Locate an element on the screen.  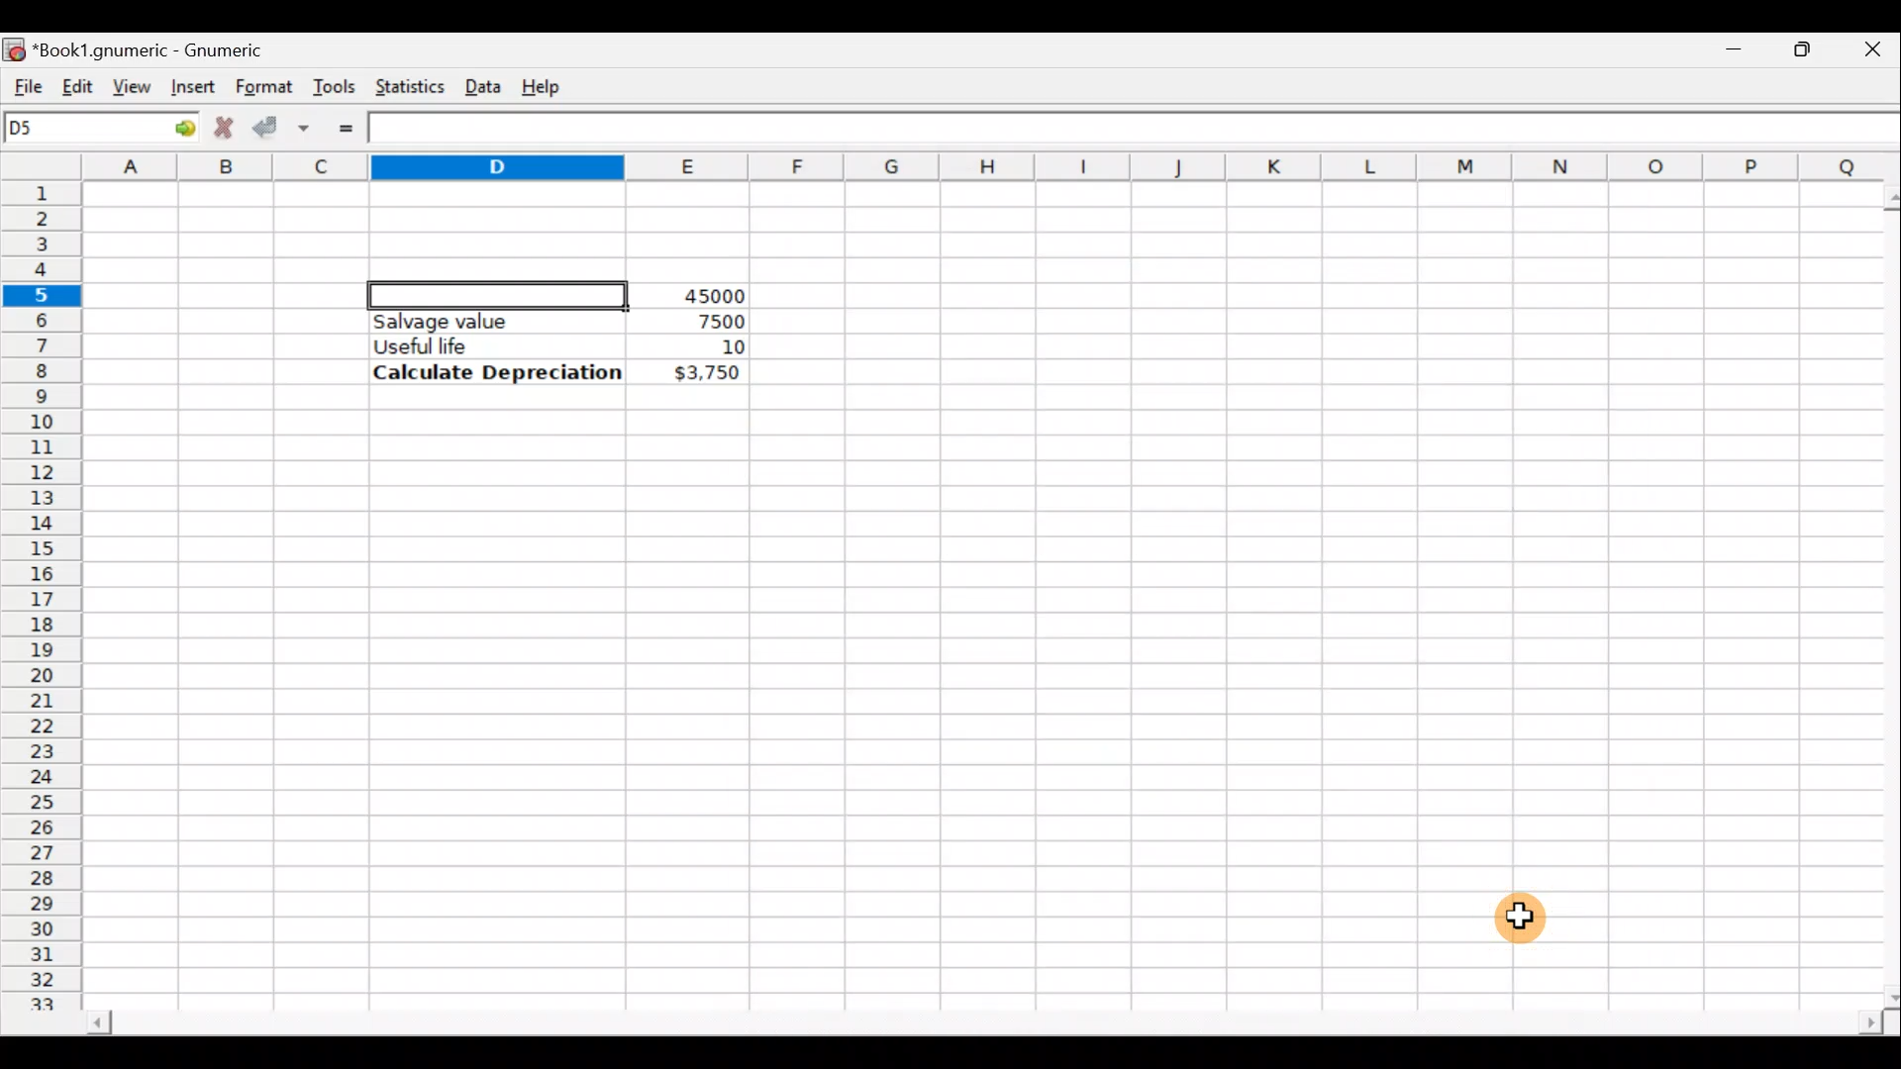
Data is located at coordinates (482, 82).